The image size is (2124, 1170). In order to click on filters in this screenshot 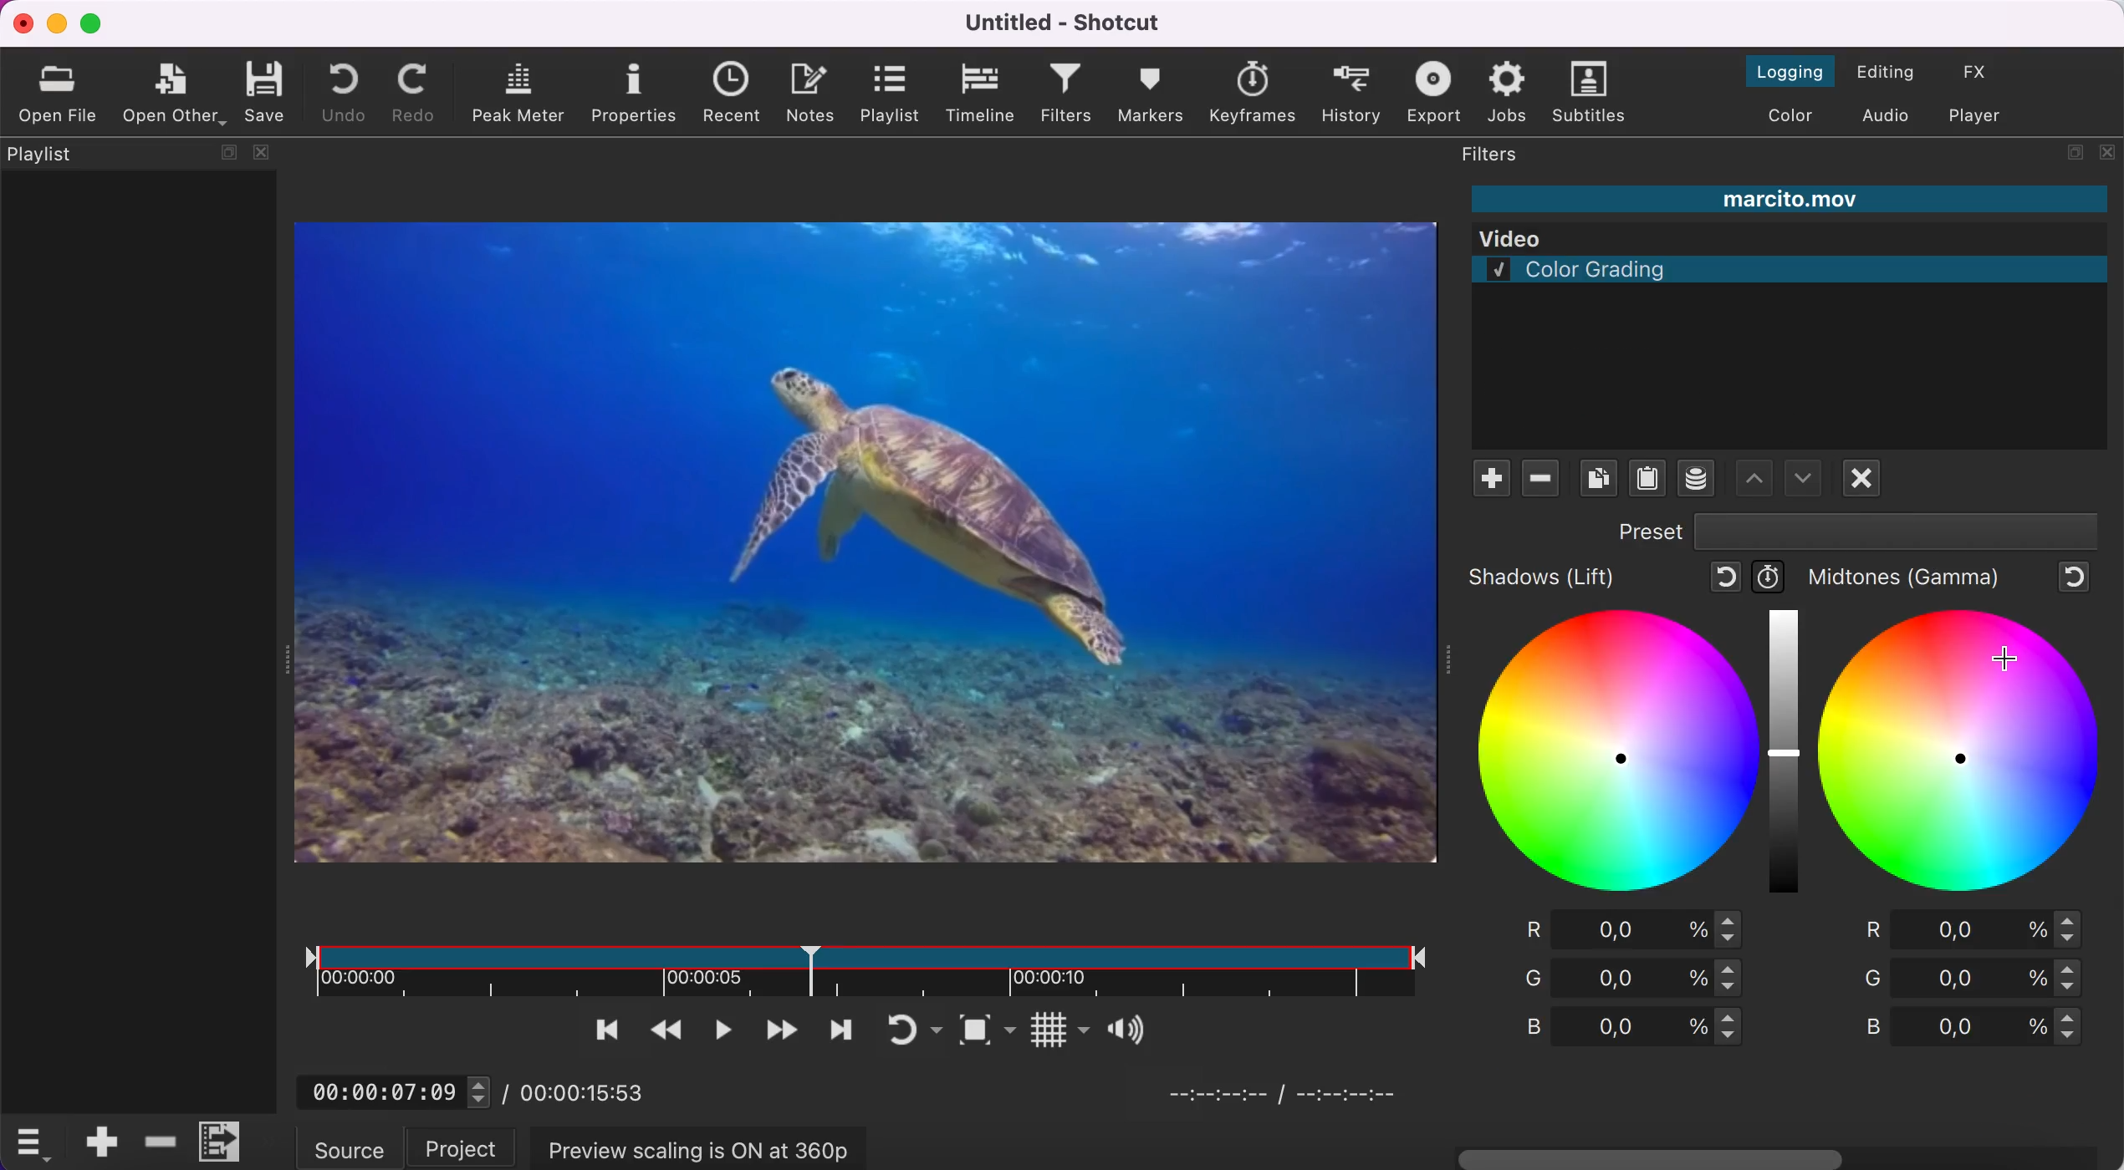, I will do `click(1062, 94)`.